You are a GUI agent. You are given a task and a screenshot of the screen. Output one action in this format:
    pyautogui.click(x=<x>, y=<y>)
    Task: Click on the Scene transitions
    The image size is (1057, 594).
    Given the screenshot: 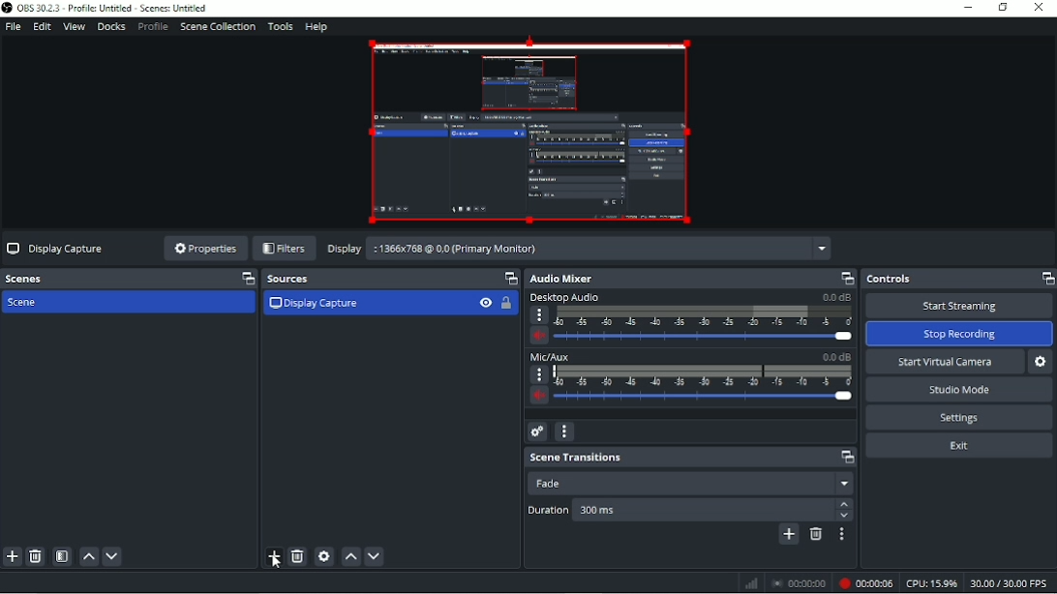 What is the action you would take?
    pyautogui.click(x=692, y=458)
    